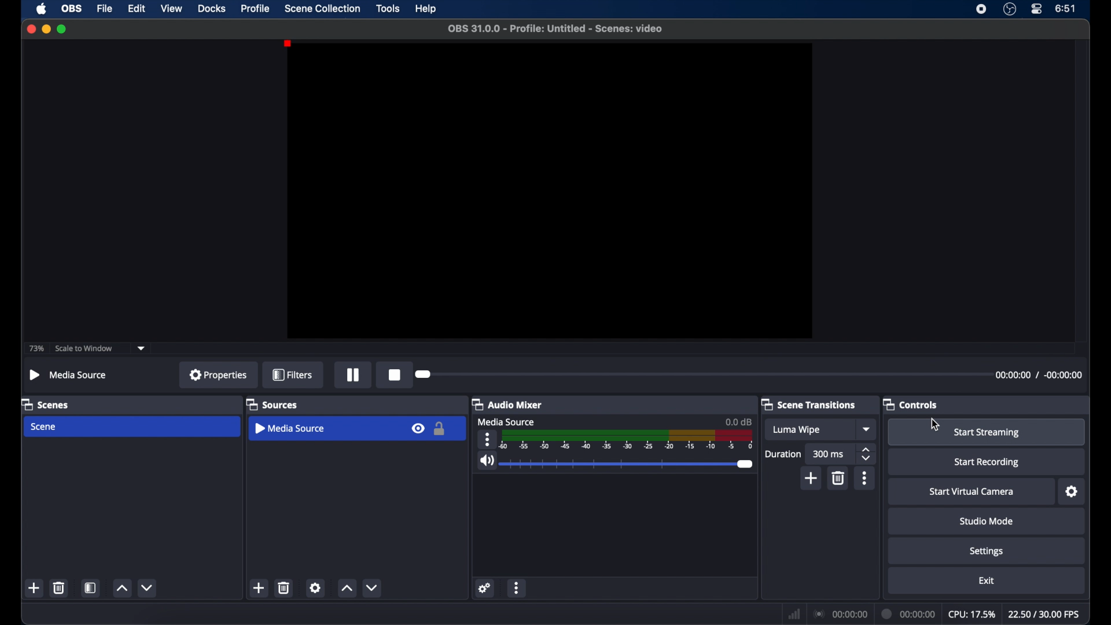 This screenshot has width=1111, height=625. Describe the element at coordinates (427, 9) in the screenshot. I see `help` at that location.